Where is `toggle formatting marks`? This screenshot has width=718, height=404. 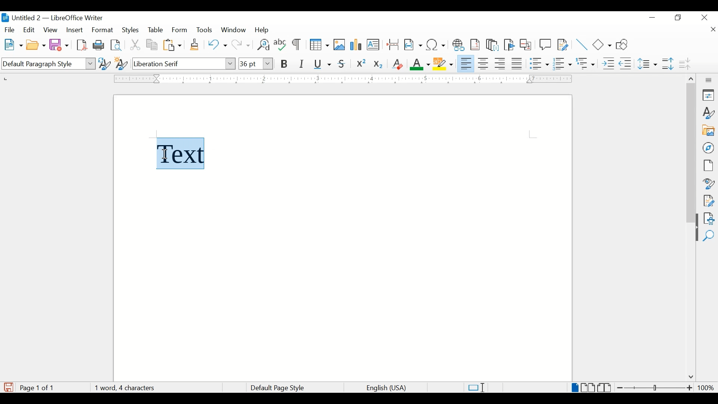 toggle formatting marks is located at coordinates (297, 45).